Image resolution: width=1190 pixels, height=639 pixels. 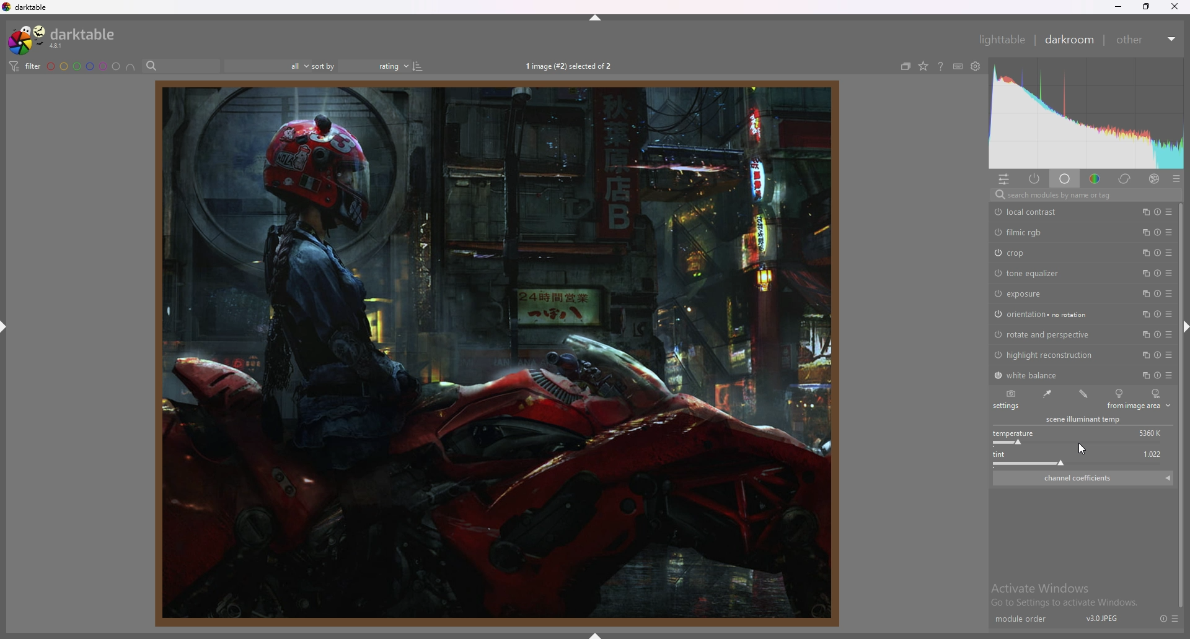 What do you see at coordinates (958, 67) in the screenshot?
I see `keyboard shortcuts` at bounding box center [958, 67].